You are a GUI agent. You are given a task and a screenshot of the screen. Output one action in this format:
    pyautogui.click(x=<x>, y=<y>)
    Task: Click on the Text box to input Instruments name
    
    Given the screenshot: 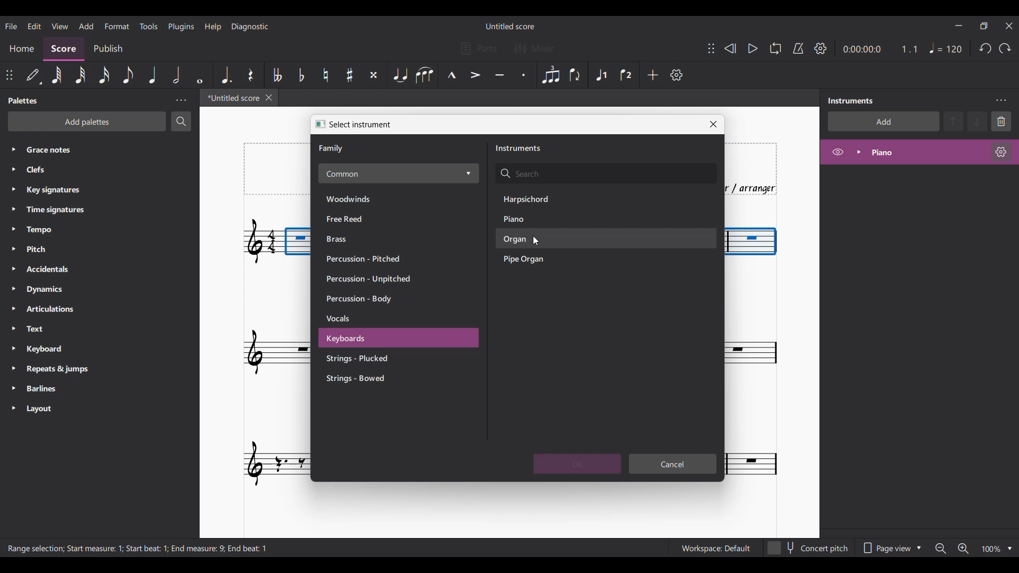 What is the action you would take?
    pyautogui.click(x=606, y=174)
    